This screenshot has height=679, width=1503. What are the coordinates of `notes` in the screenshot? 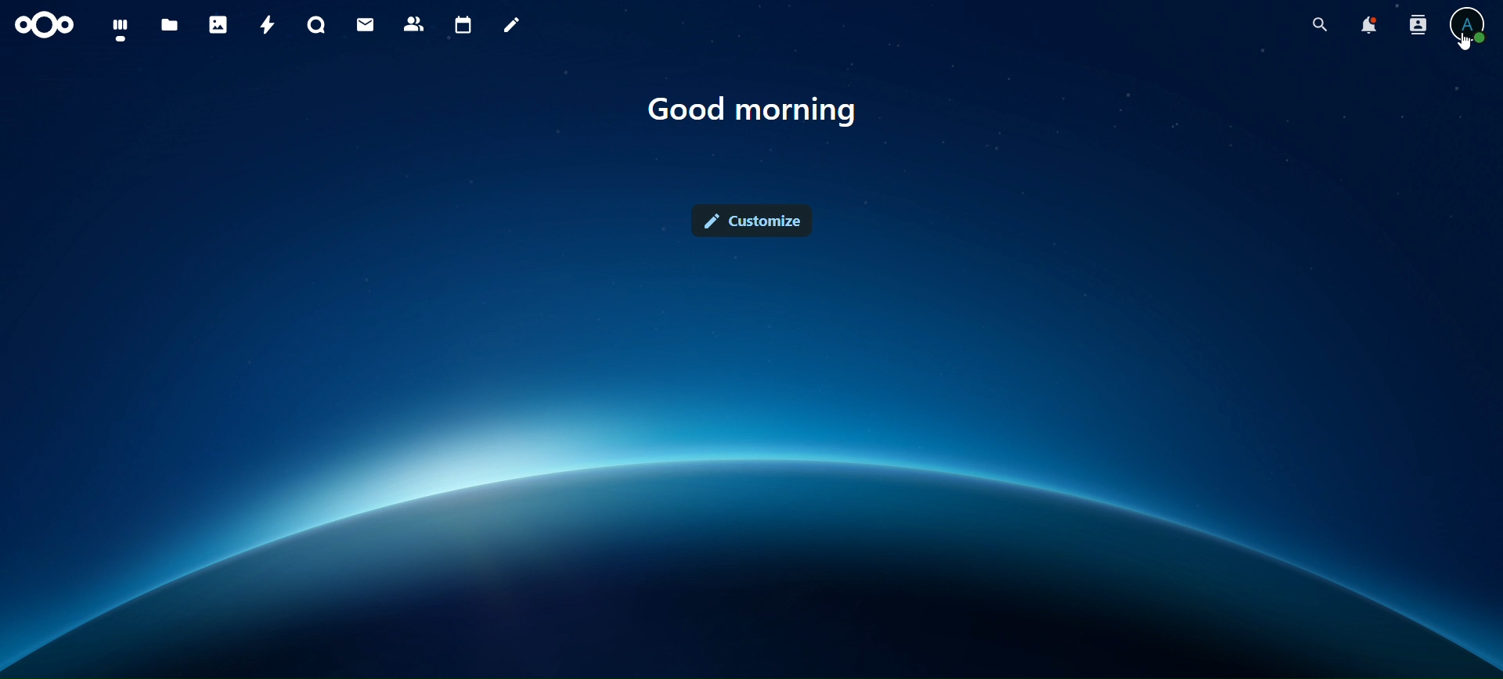 It's located at (513, 28).